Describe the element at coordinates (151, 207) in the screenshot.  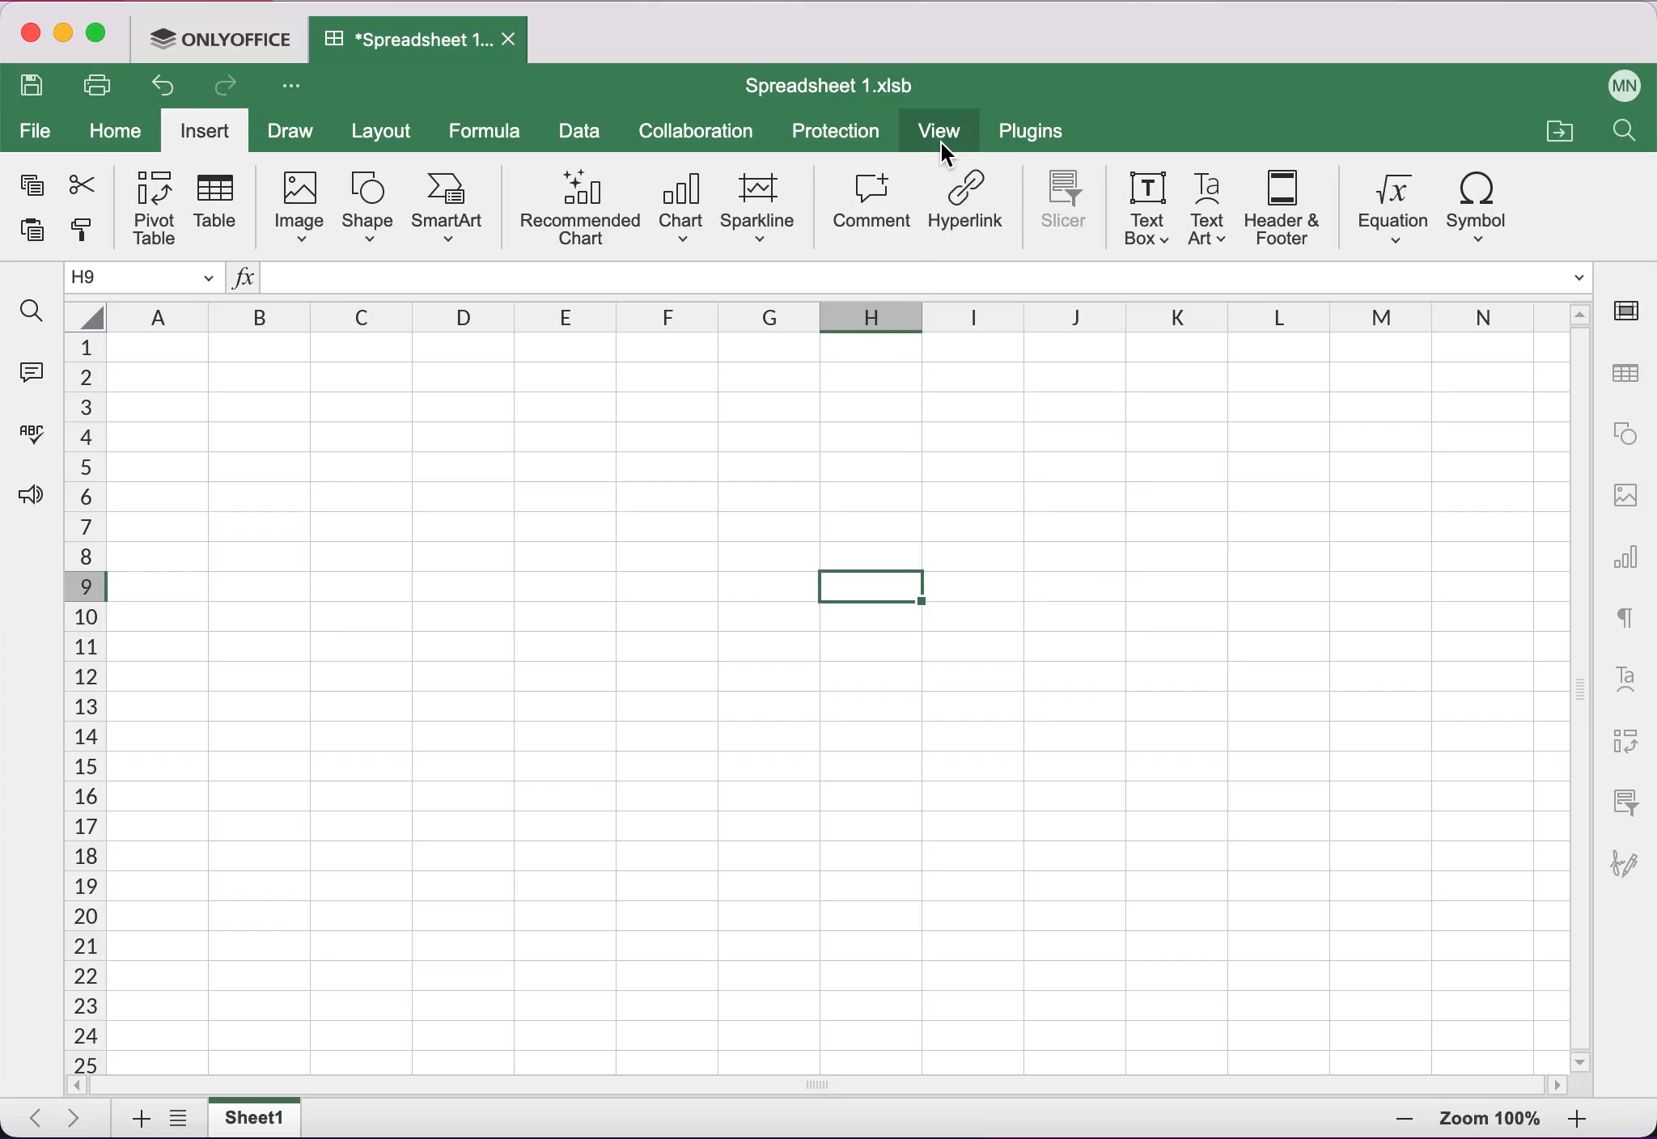
I see `pivot table` at that location.